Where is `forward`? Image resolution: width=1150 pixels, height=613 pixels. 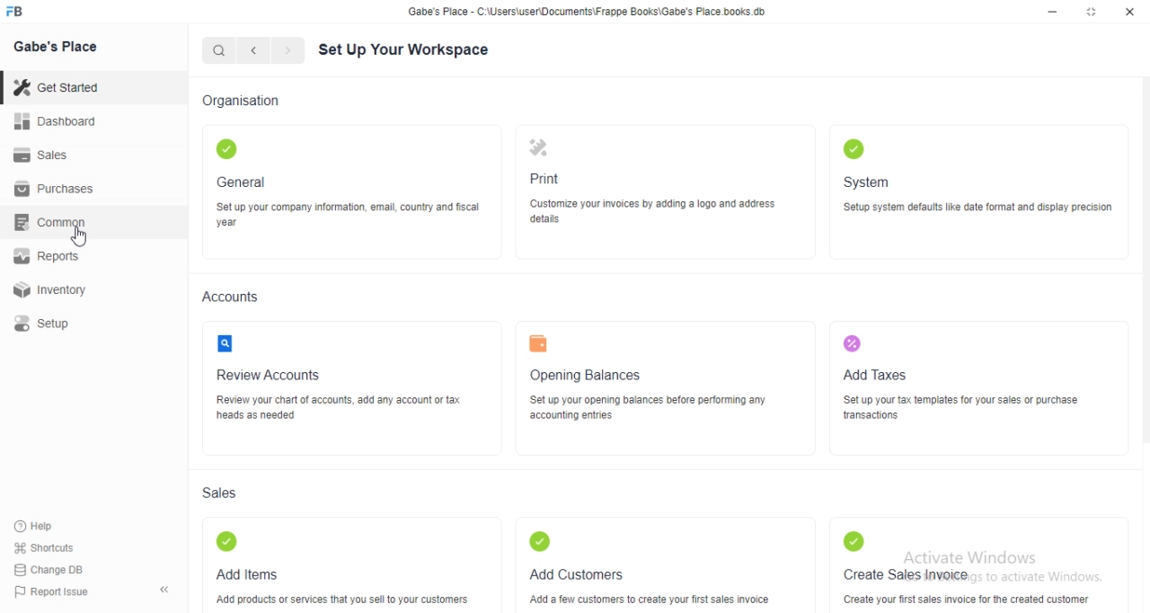
forward is located at coordinates (290, 50).